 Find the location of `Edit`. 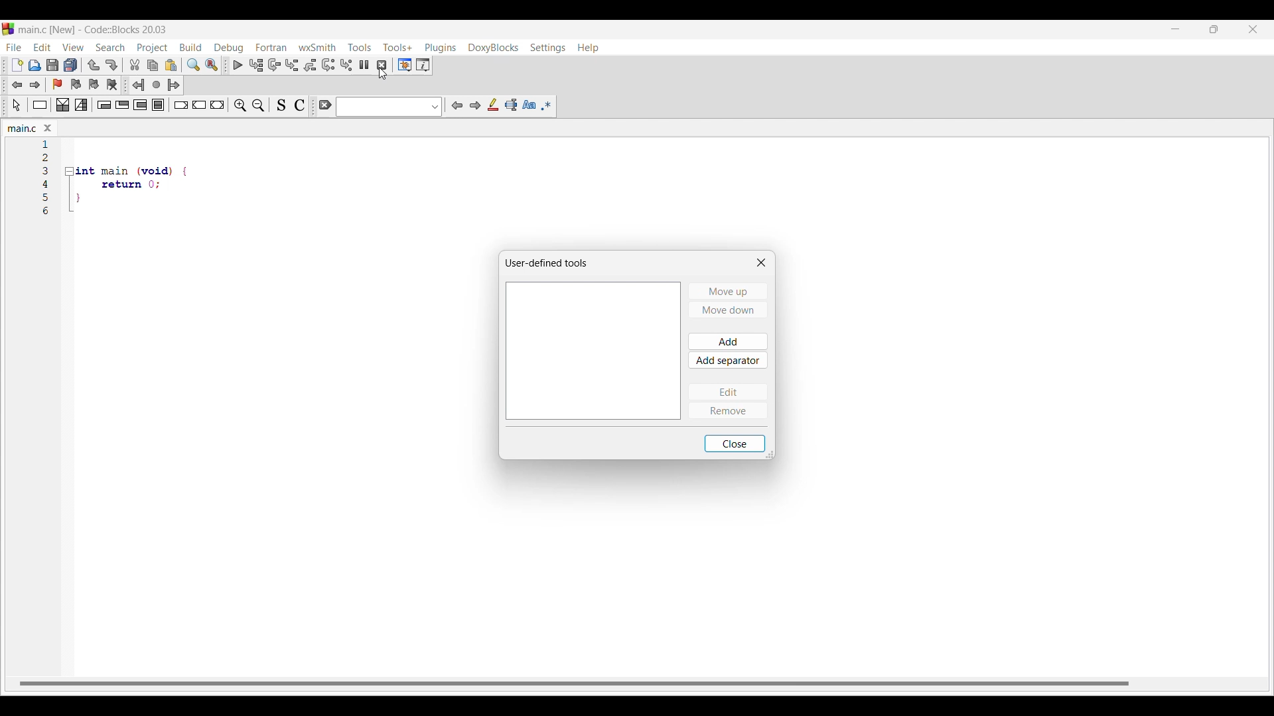

Edit is located at coordinates (729, 392).